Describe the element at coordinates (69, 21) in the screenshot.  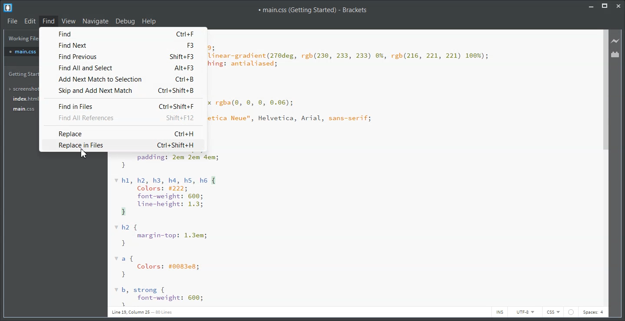
I see `View` at that location.